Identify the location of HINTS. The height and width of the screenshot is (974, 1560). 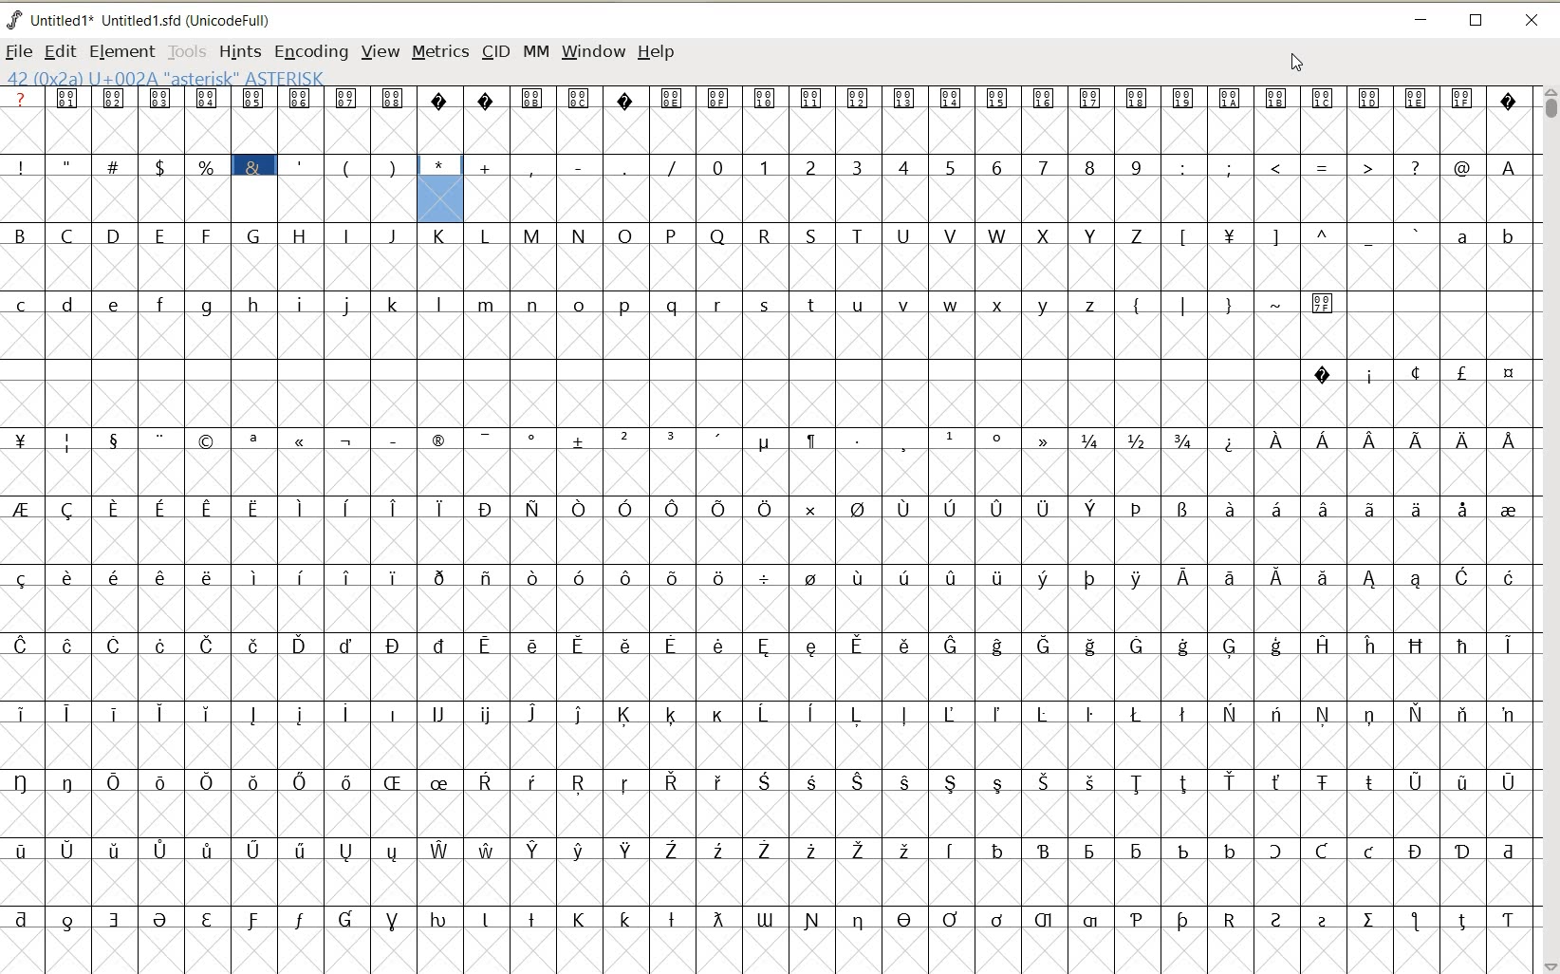
(239, 52).